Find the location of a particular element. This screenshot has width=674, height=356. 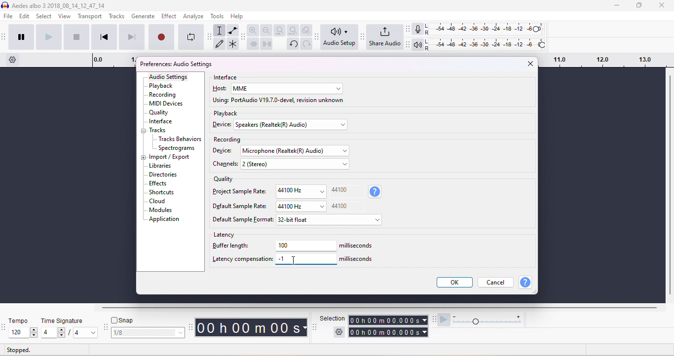

L is located at coordinates (428, 26).